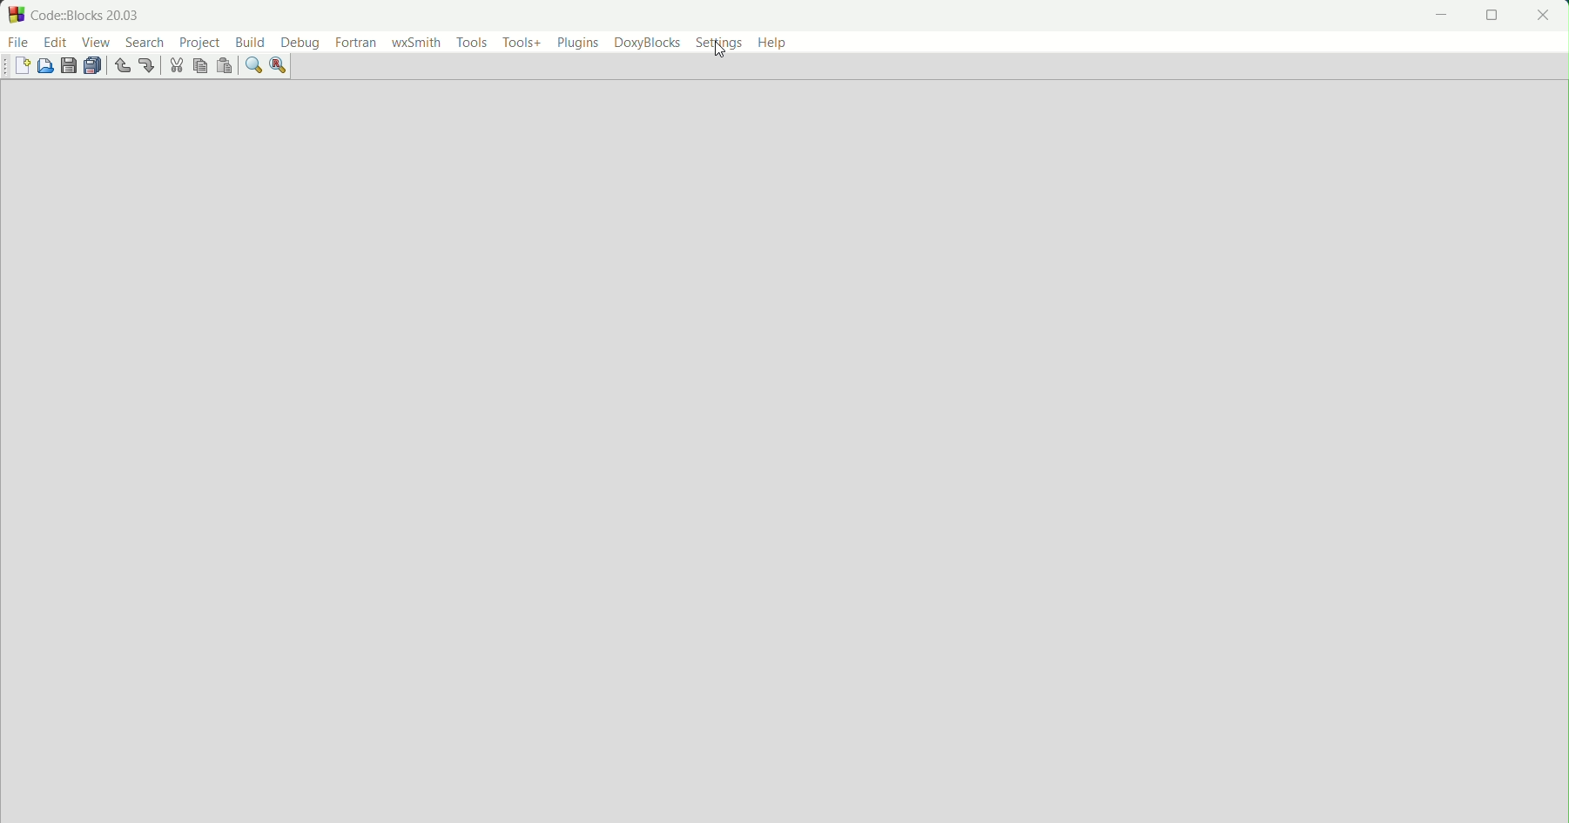 The width and height of the screenshot is (1569, 823). What do you see at coordinates (144, 43) in the screenshot?
I see `search` at bounding box center [144, 43].